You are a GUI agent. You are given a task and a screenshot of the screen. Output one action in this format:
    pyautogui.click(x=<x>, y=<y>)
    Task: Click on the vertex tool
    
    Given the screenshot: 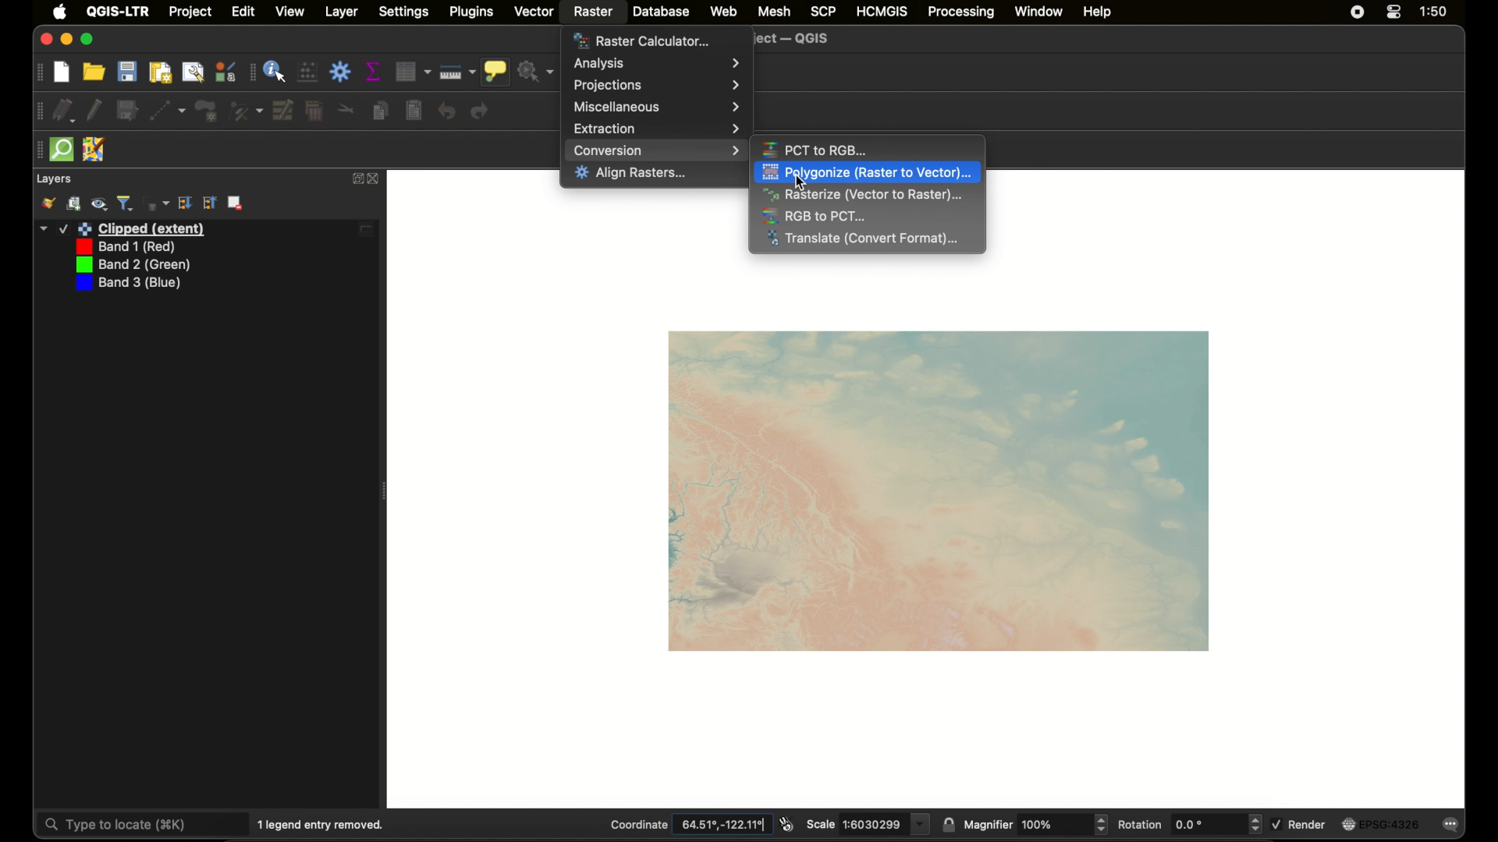 What is the action you would take?
    pyautogui.click(x=245, y=111)
    